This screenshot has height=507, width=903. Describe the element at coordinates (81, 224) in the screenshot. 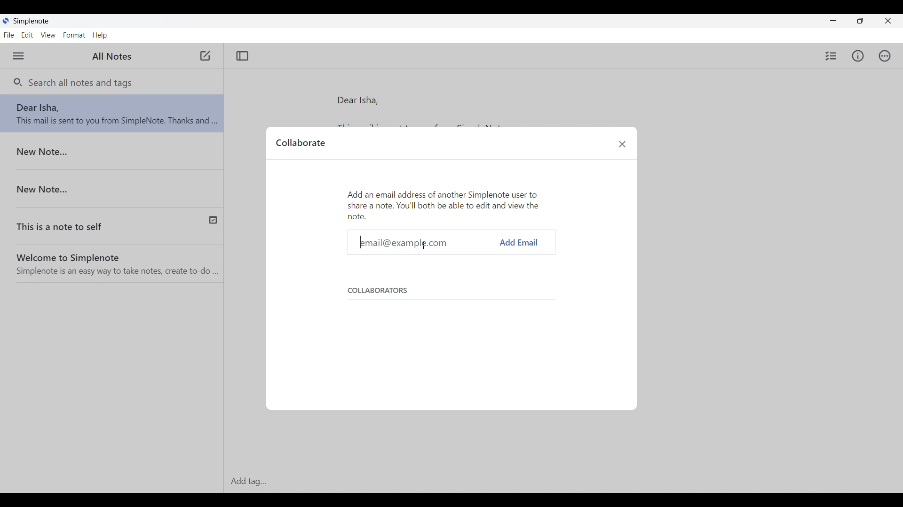

I see `This is a note self` at that location.